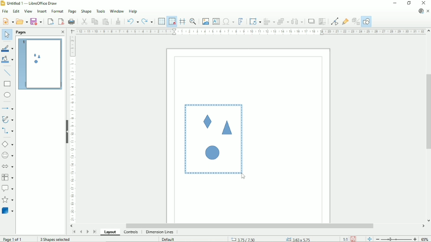  What do you see at coordinates (57, 11) in the screenshot?
I see `Format` at bounding box center [57, 11].